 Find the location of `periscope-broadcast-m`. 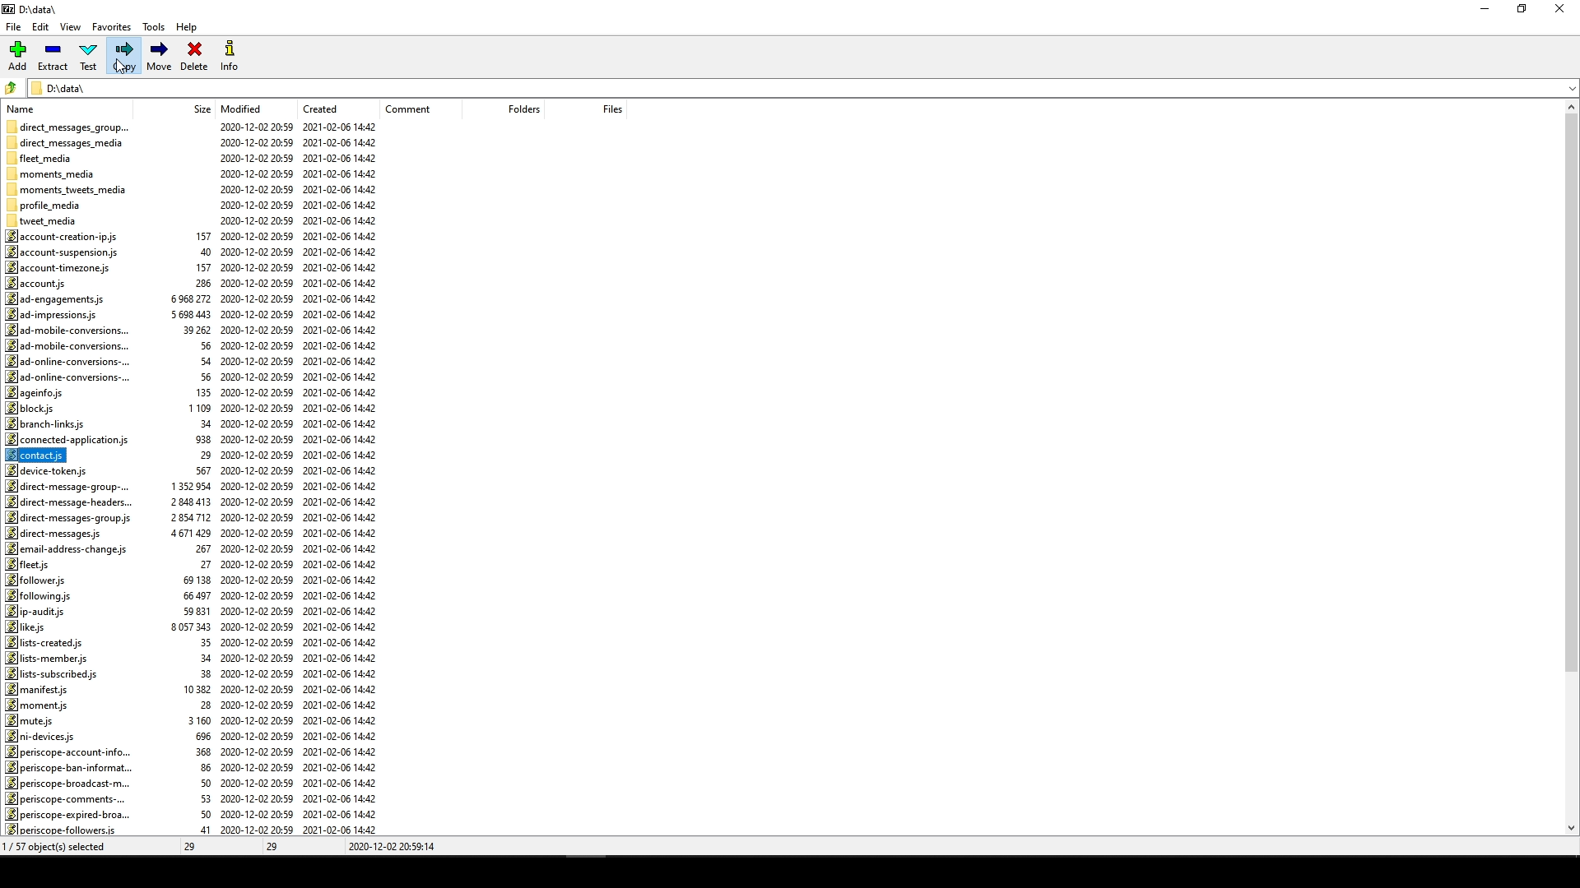

periscope-broadcast-m is located at coordinates (65, 784).